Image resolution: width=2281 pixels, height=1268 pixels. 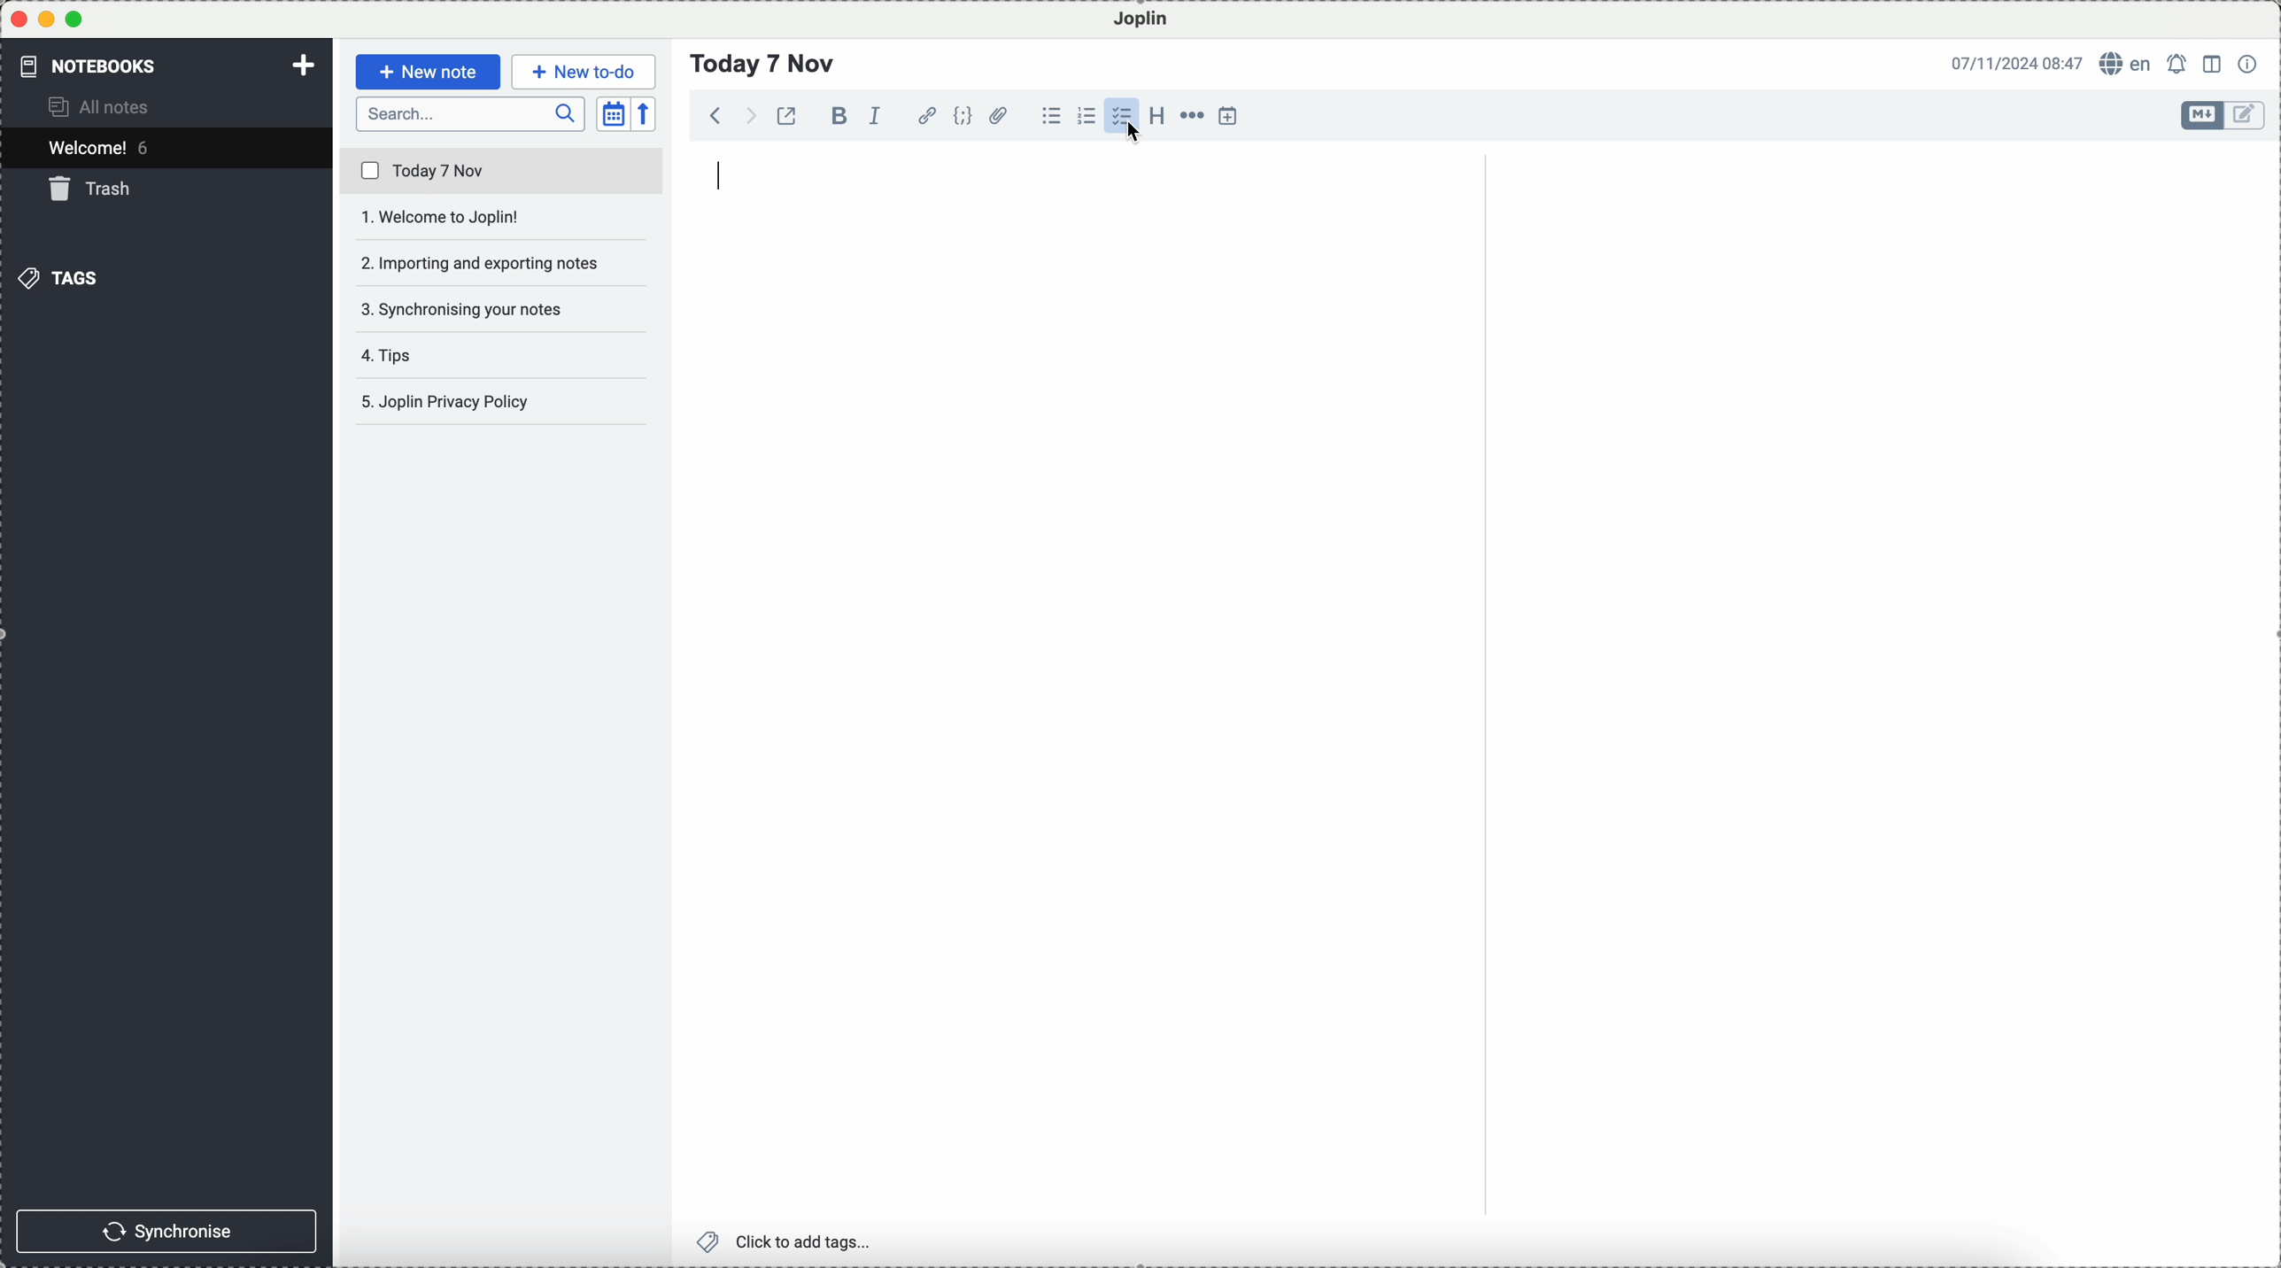 I want to click on toggle editors, so click(x=2247, y=116).